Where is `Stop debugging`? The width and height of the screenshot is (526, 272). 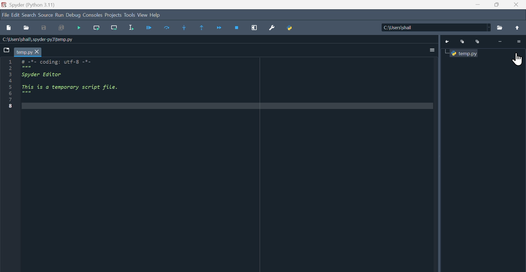
Stop debugging is located at coordinates (237, 29).